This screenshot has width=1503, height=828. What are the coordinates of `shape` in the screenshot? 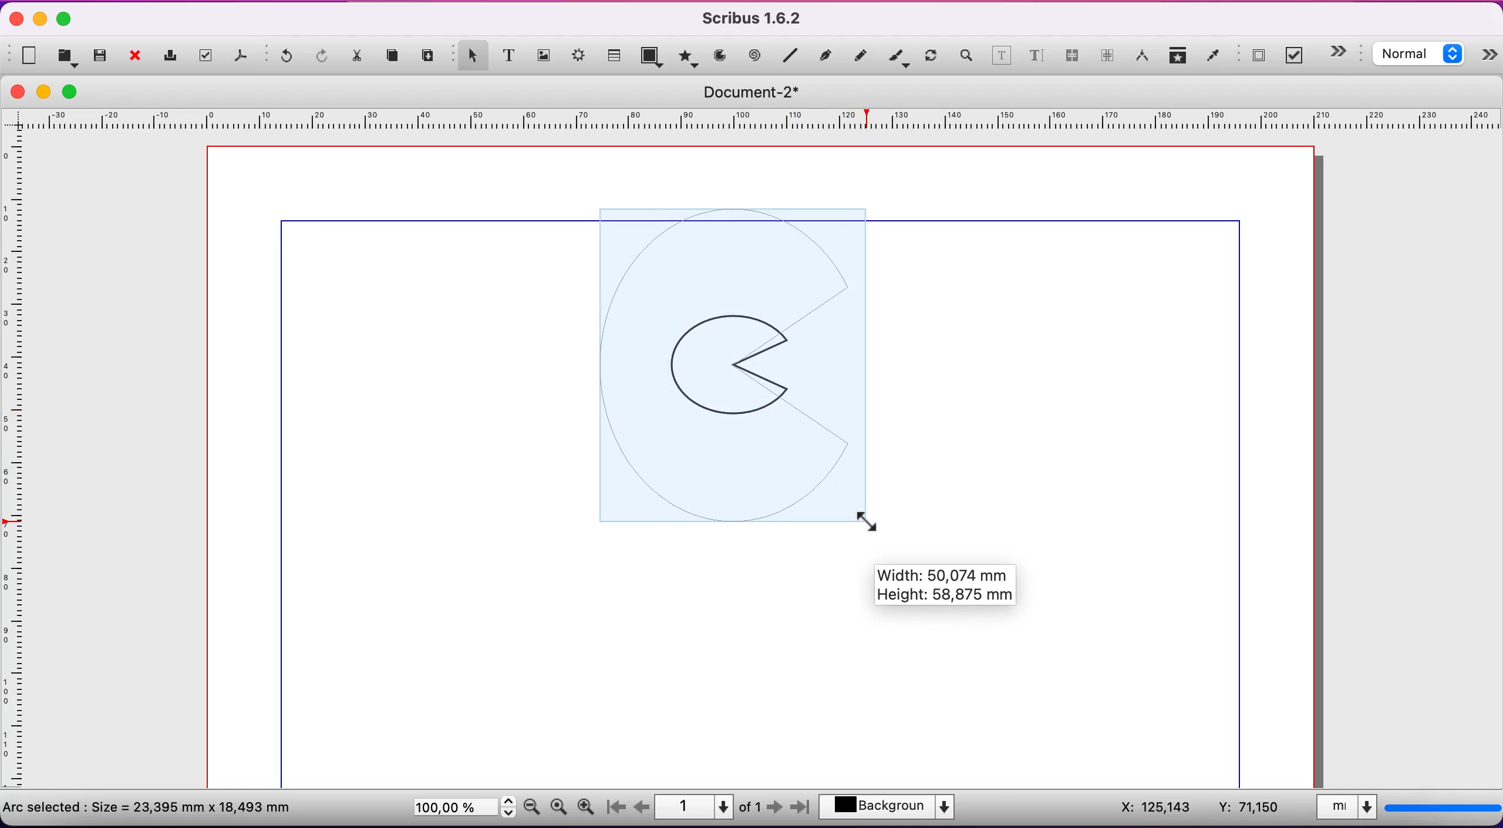 It's located at (653, 58).